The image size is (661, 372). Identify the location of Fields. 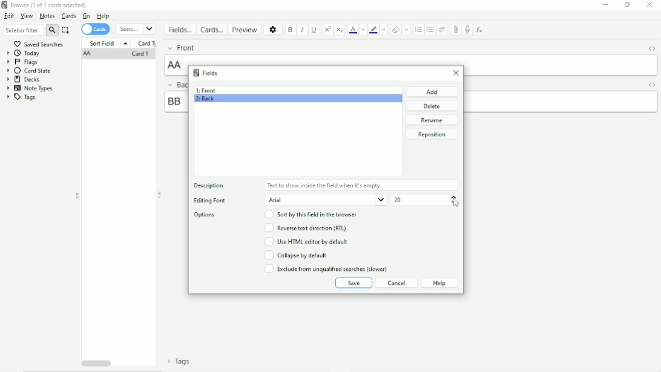
(205, 73).